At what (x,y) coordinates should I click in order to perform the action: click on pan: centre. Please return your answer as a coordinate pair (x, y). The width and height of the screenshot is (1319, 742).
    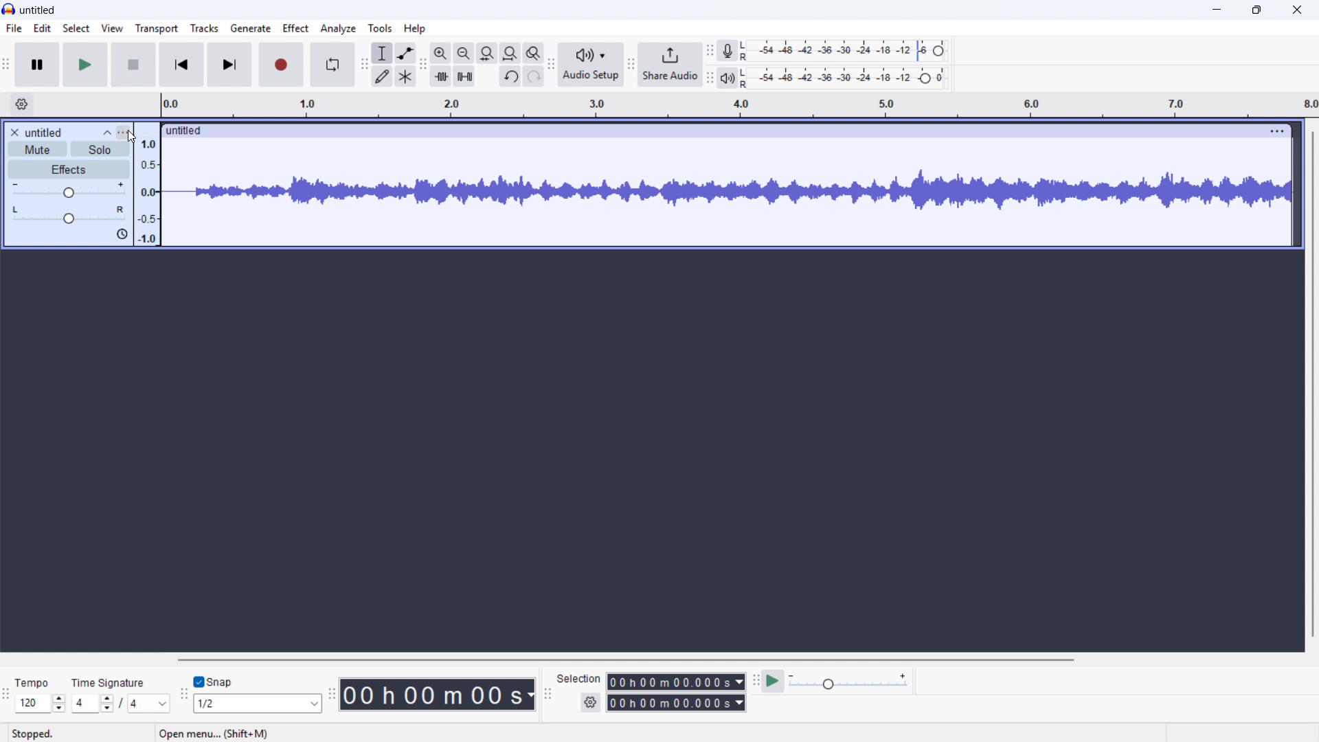
    Looking at the image, I should click on (69, 215).